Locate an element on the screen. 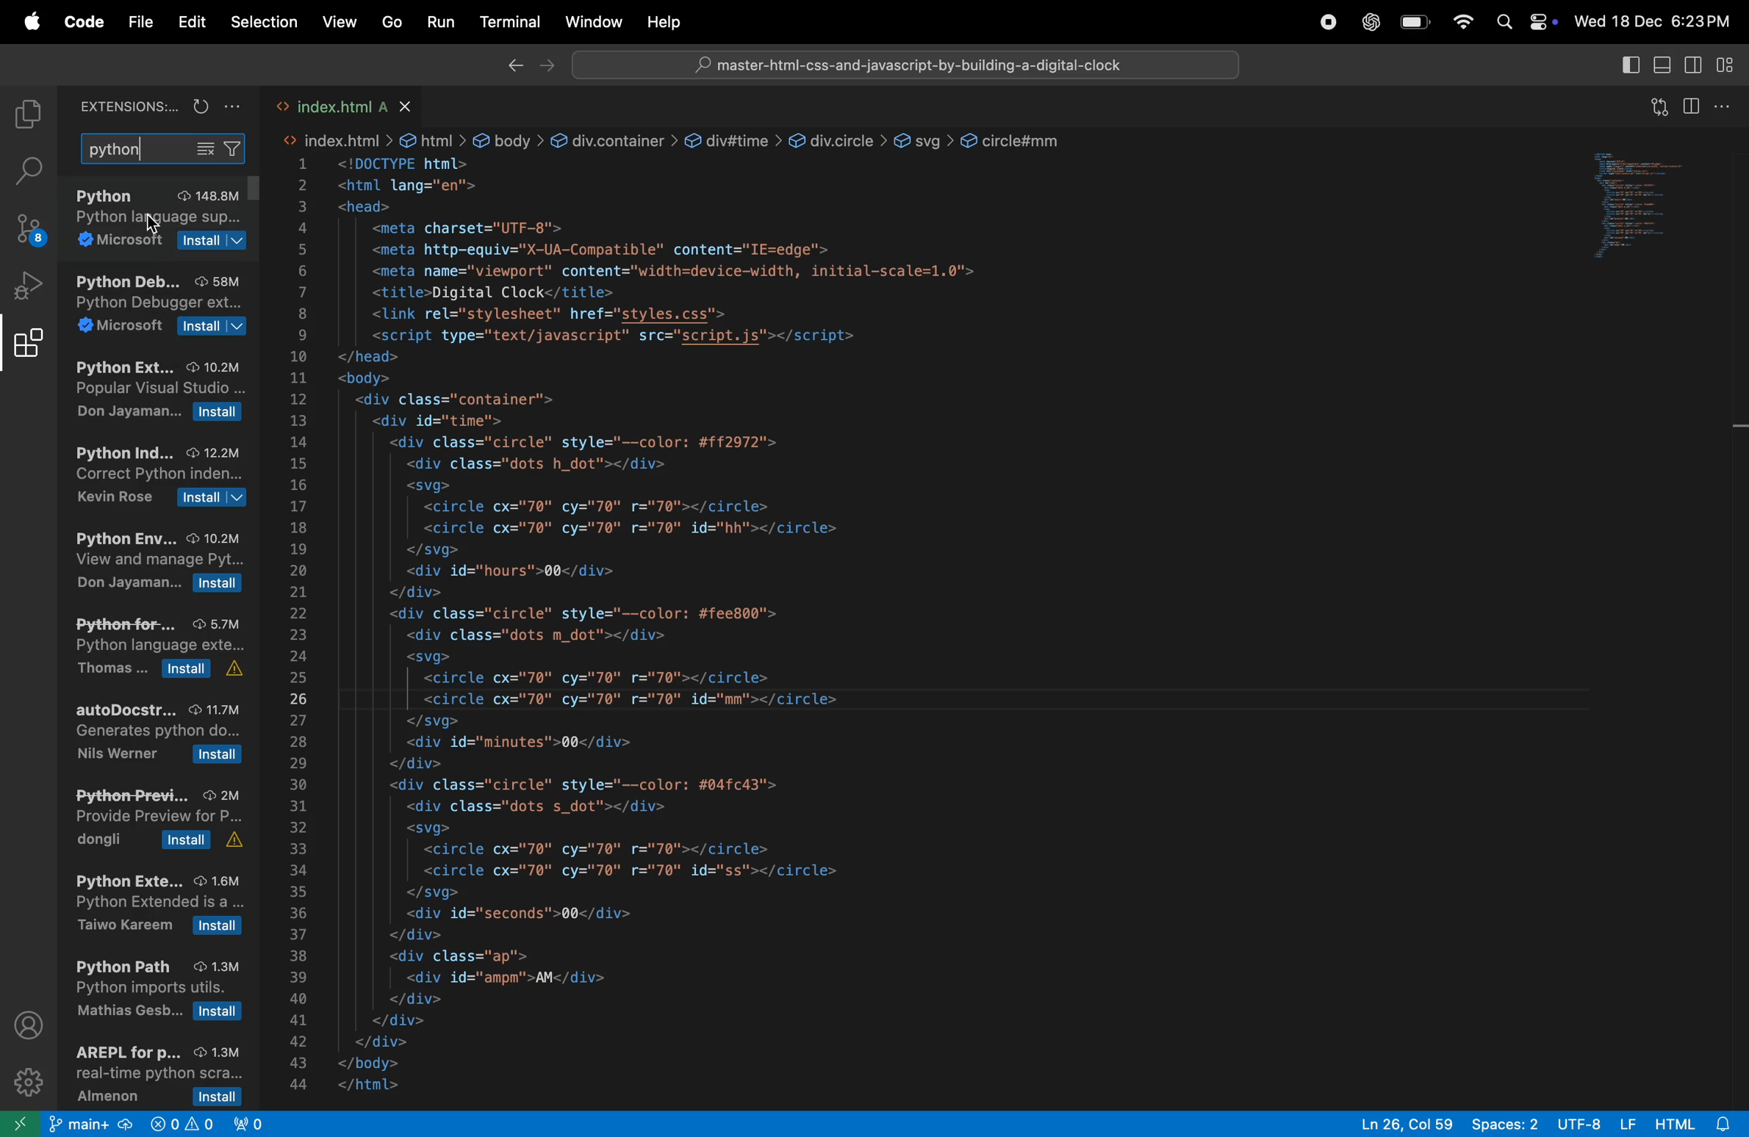  edit is located at coordinates (192, 22).